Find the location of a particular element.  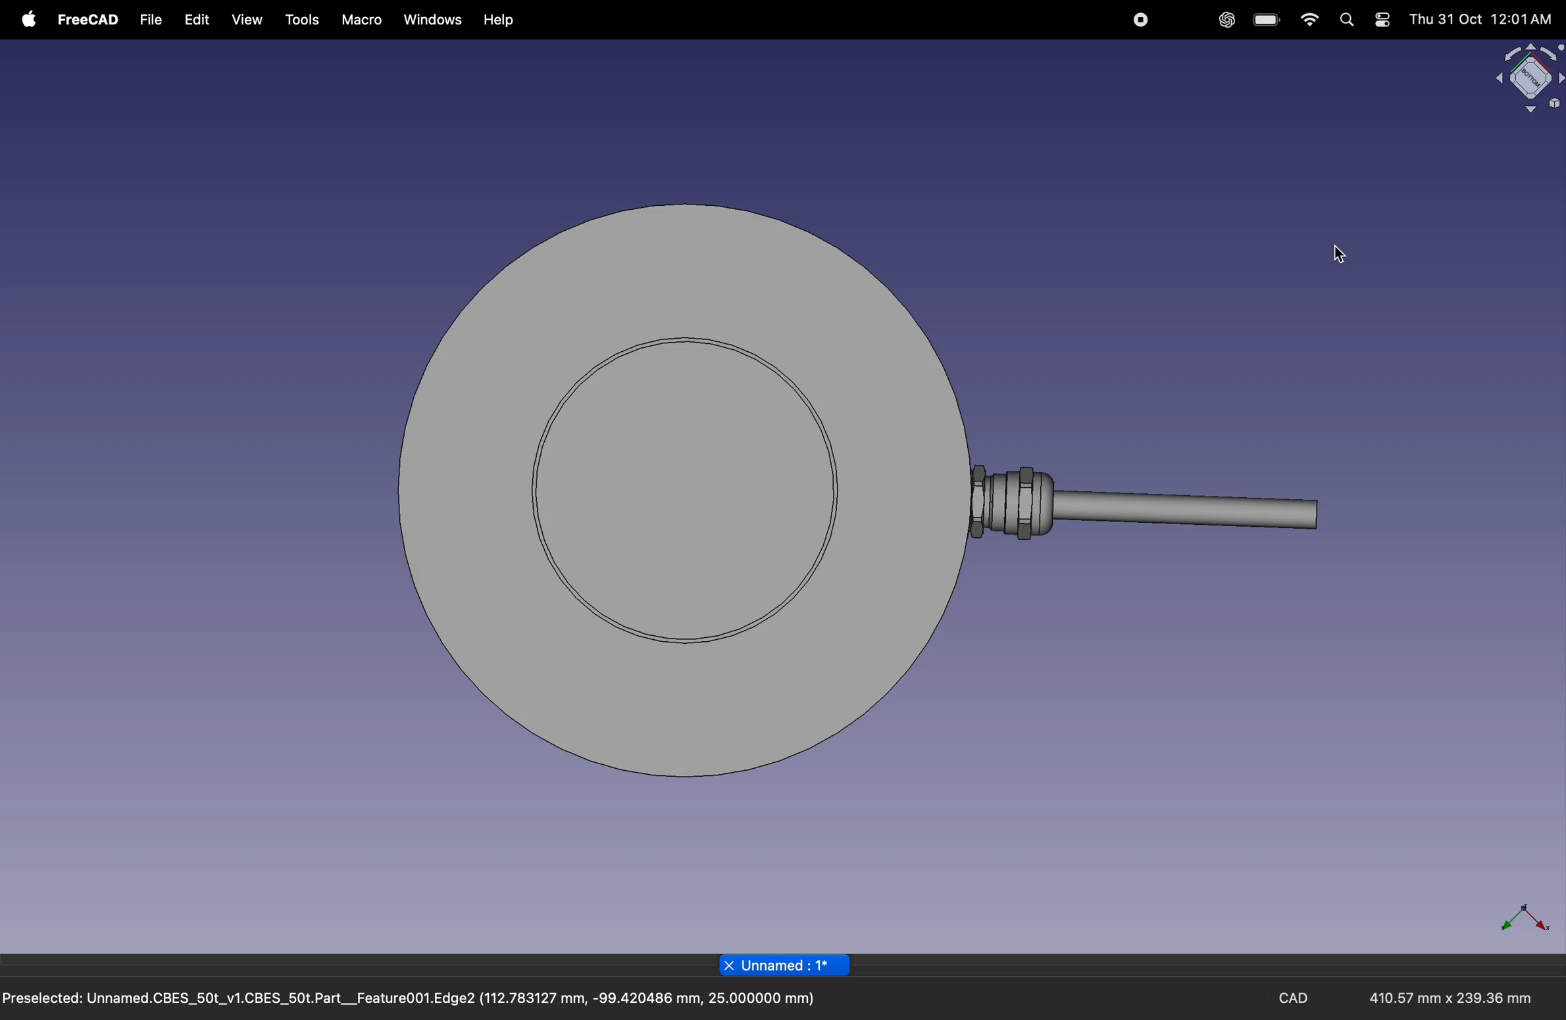

view is located at coordinates (245, 19).